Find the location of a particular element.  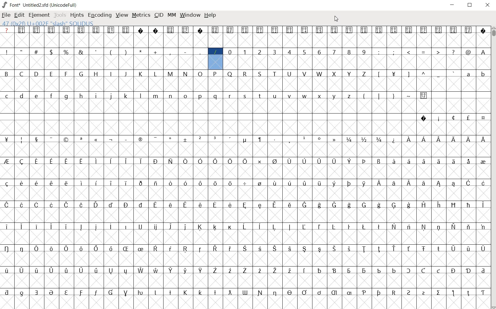

glyph is located at coordinates (185, 30).